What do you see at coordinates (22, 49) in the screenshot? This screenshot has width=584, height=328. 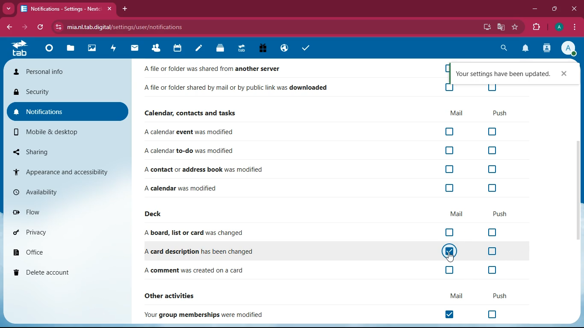 I see `tab` at bounding box center [22, 49].